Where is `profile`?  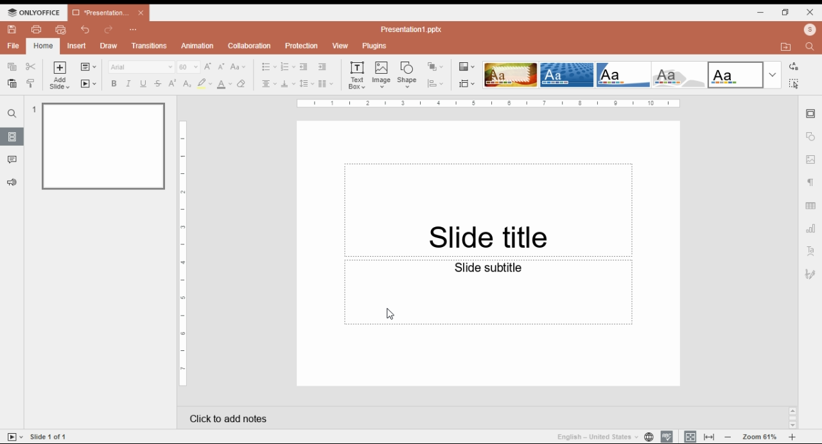 profile is located at coordinates (810, 30).